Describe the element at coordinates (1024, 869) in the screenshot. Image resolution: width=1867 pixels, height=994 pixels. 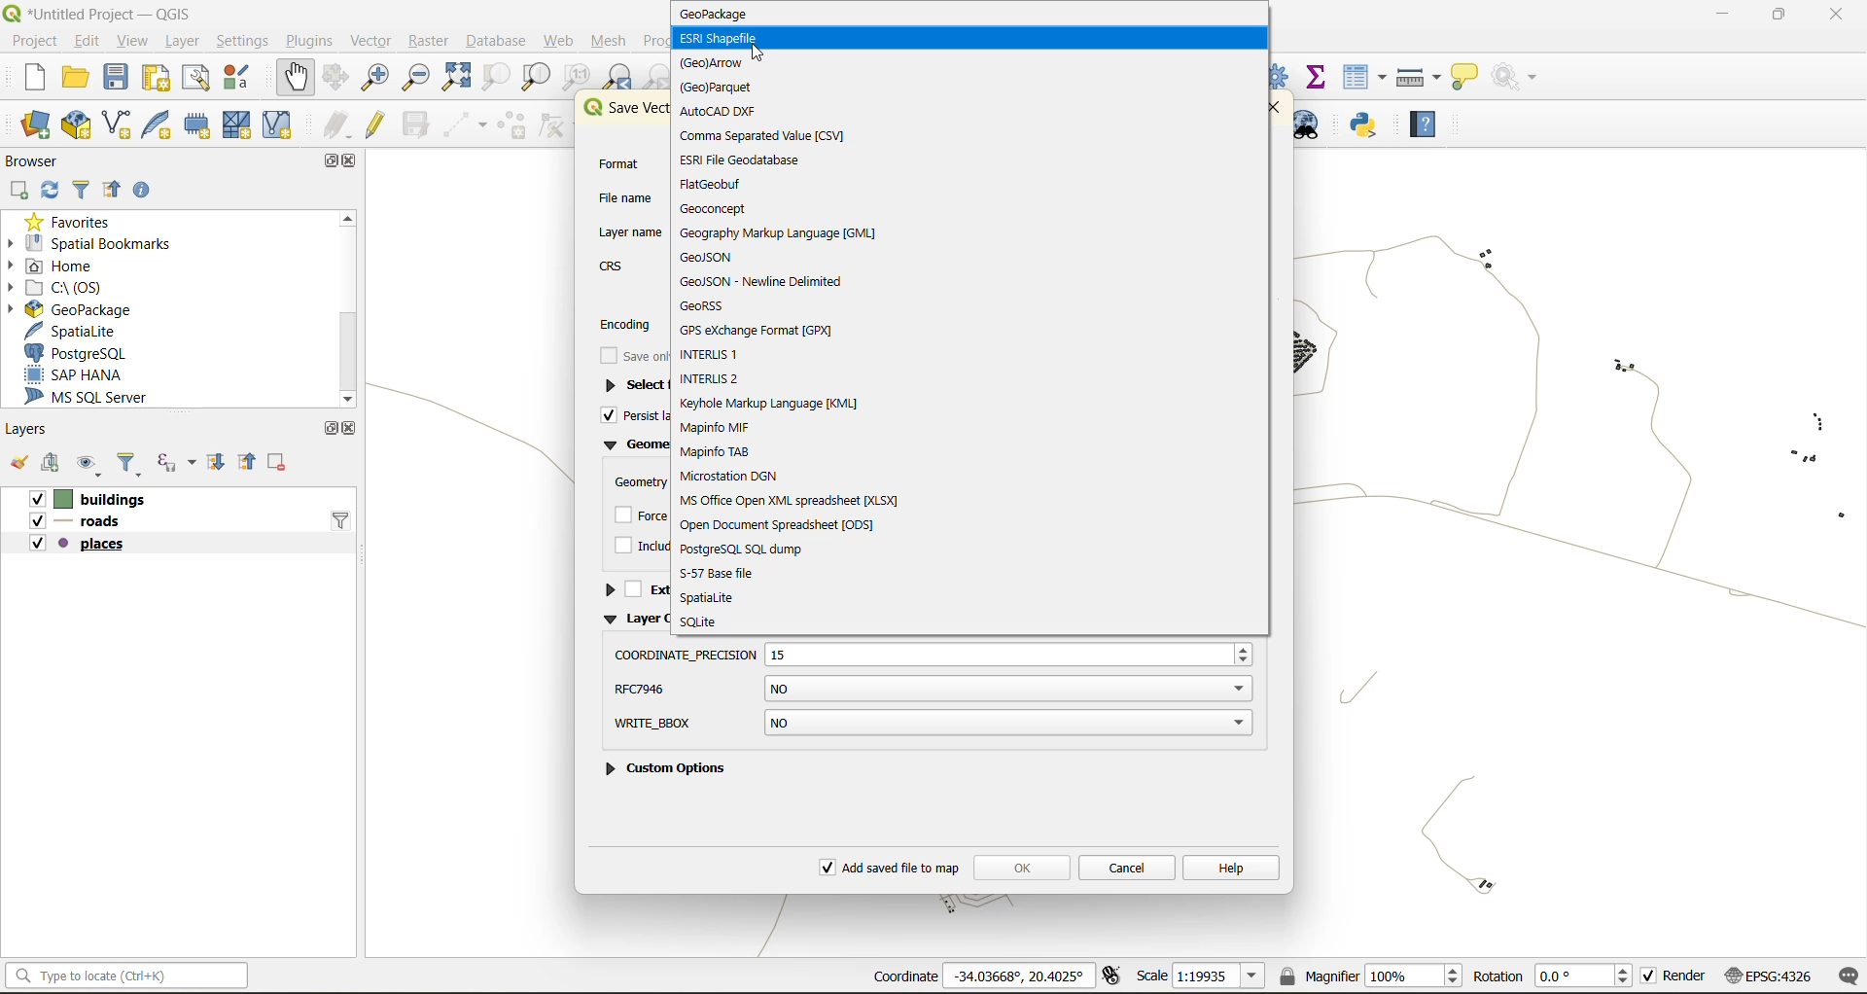
I see `ok` at that location.